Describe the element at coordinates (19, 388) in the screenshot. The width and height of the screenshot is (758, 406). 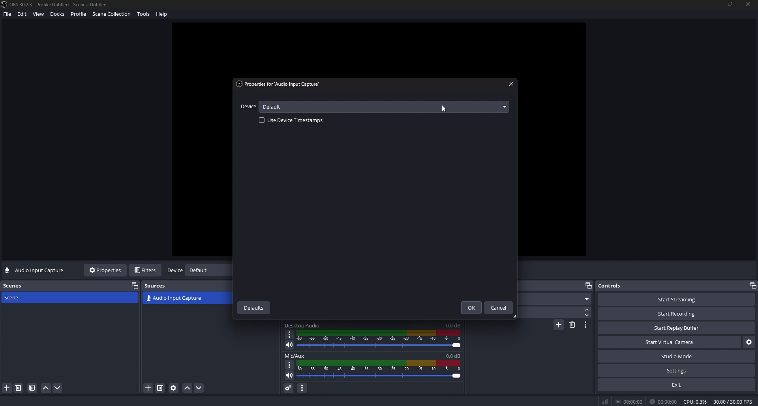
I see `remove scene` at that location.